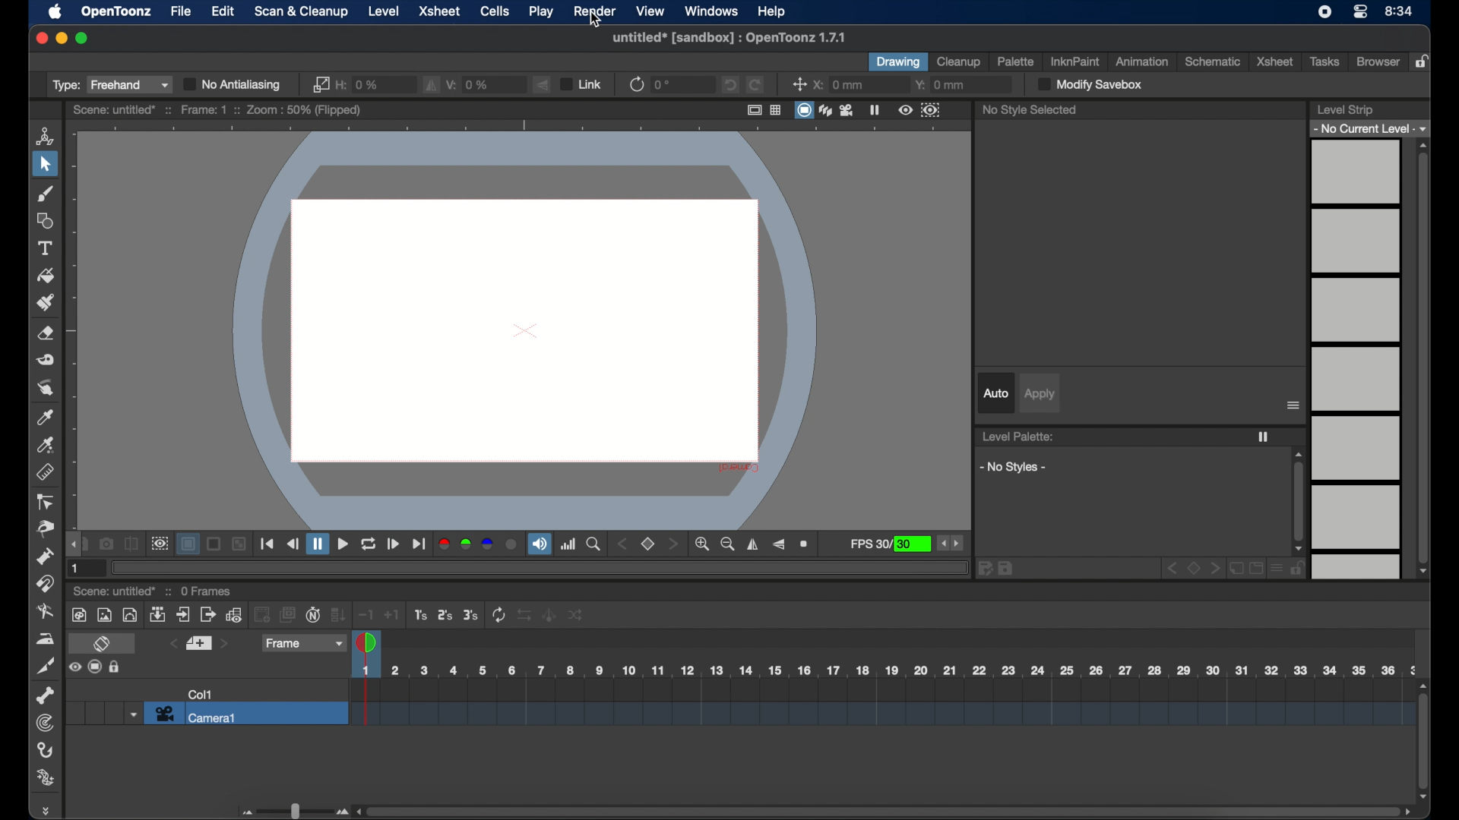  I want to click on palette, so click(1016, 61).